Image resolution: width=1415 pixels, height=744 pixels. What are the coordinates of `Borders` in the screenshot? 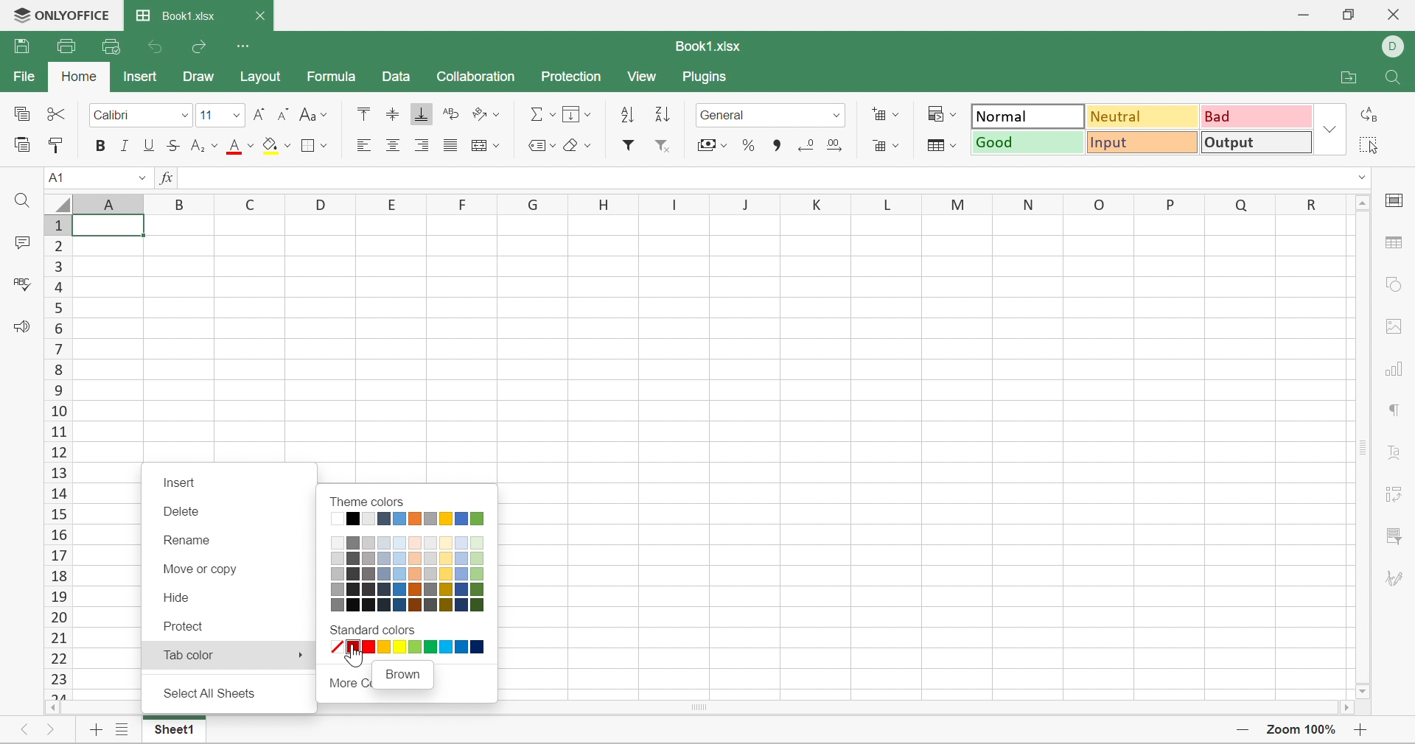 It's located at (315, 145).